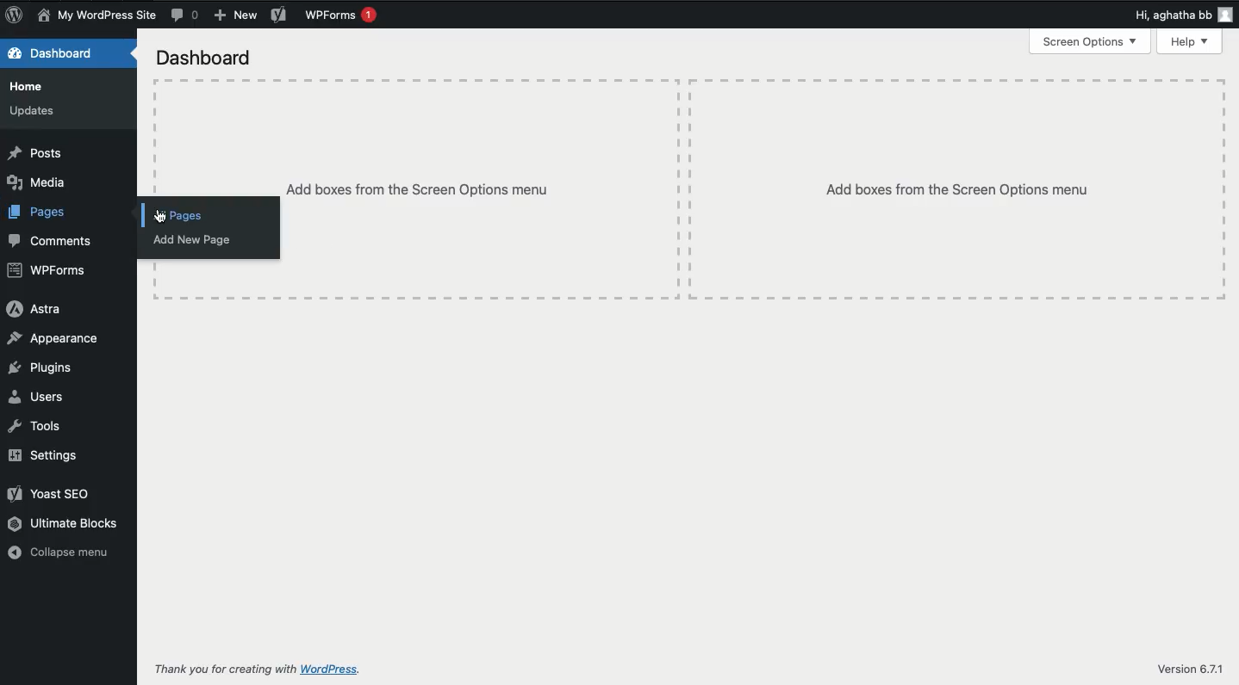  Describe the element at coordinates (35, 428) in the screenshot. I see `Tools` at that location.